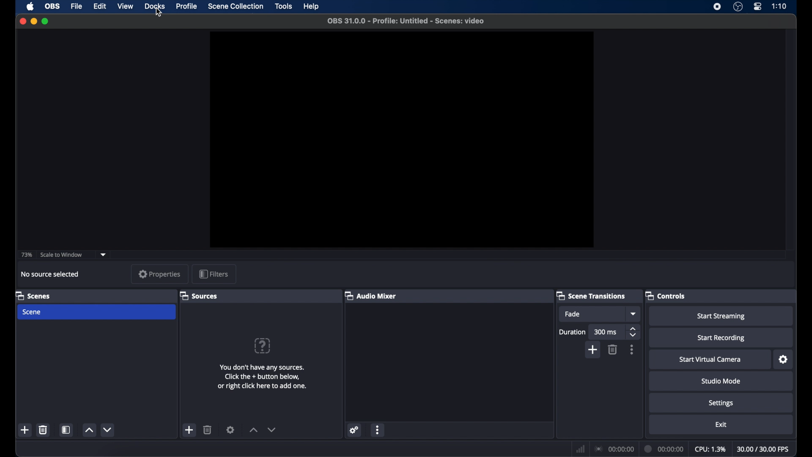 The image size is (812, 457). What do you see at coordinates (66, 429) in the screenshot?
I see `scene filters` at bounding box center [66, 429].